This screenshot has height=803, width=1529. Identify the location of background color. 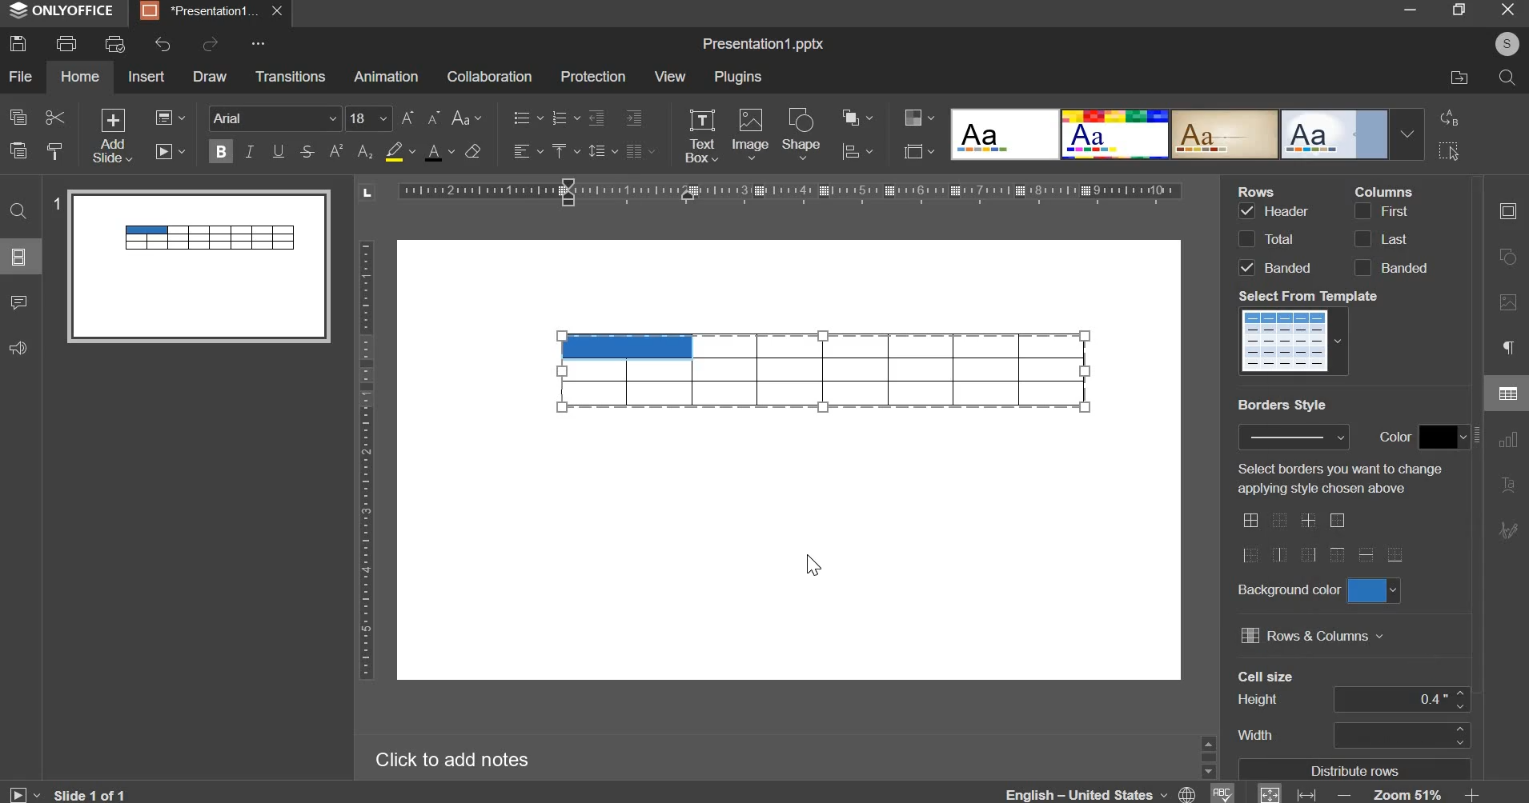
(1372, 589).